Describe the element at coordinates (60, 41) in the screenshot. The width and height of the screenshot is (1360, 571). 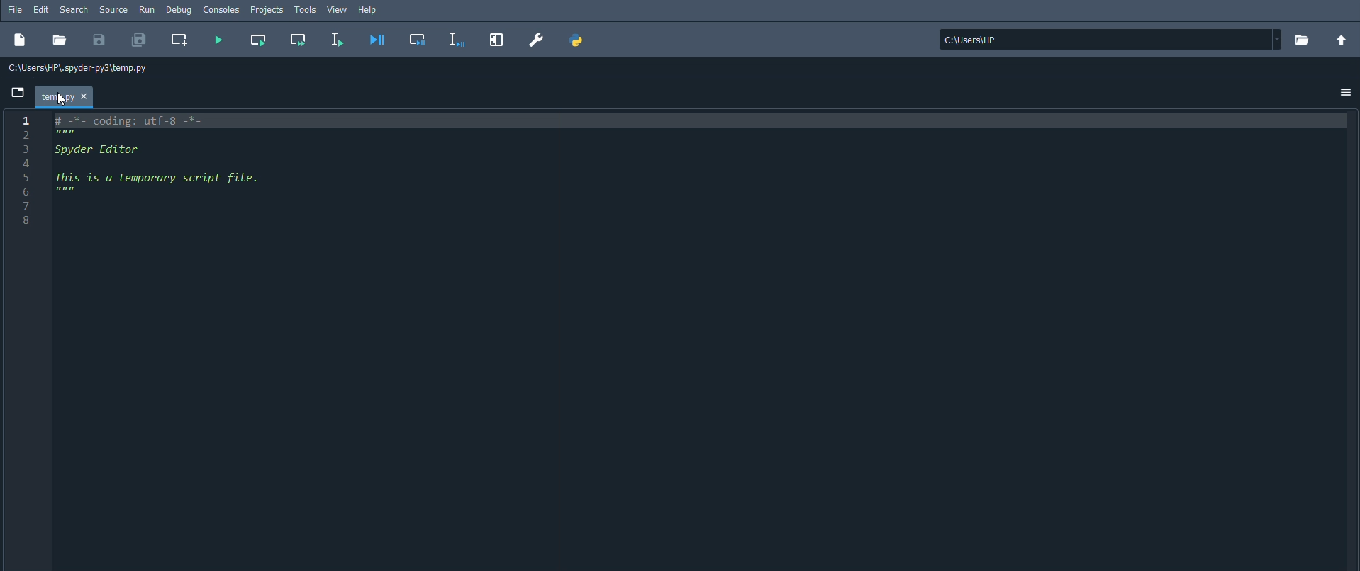
I see `Open file` at that location.